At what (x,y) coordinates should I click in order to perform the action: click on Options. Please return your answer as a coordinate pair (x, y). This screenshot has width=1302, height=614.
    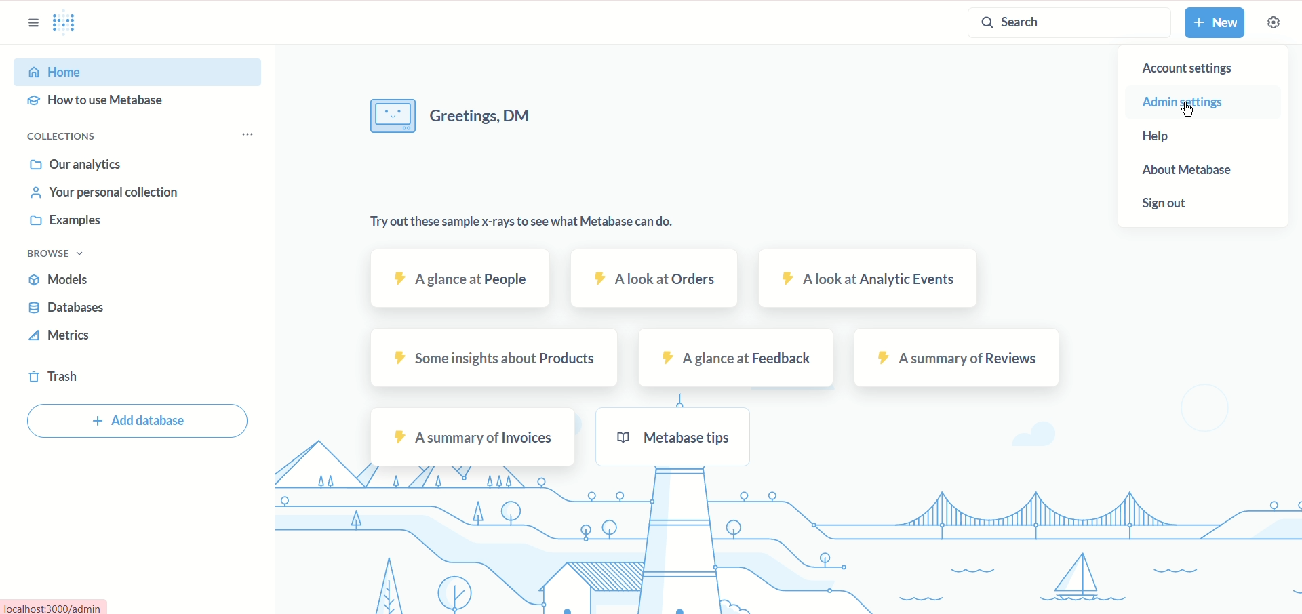
    Looking at the image, I should click on (249, 138).